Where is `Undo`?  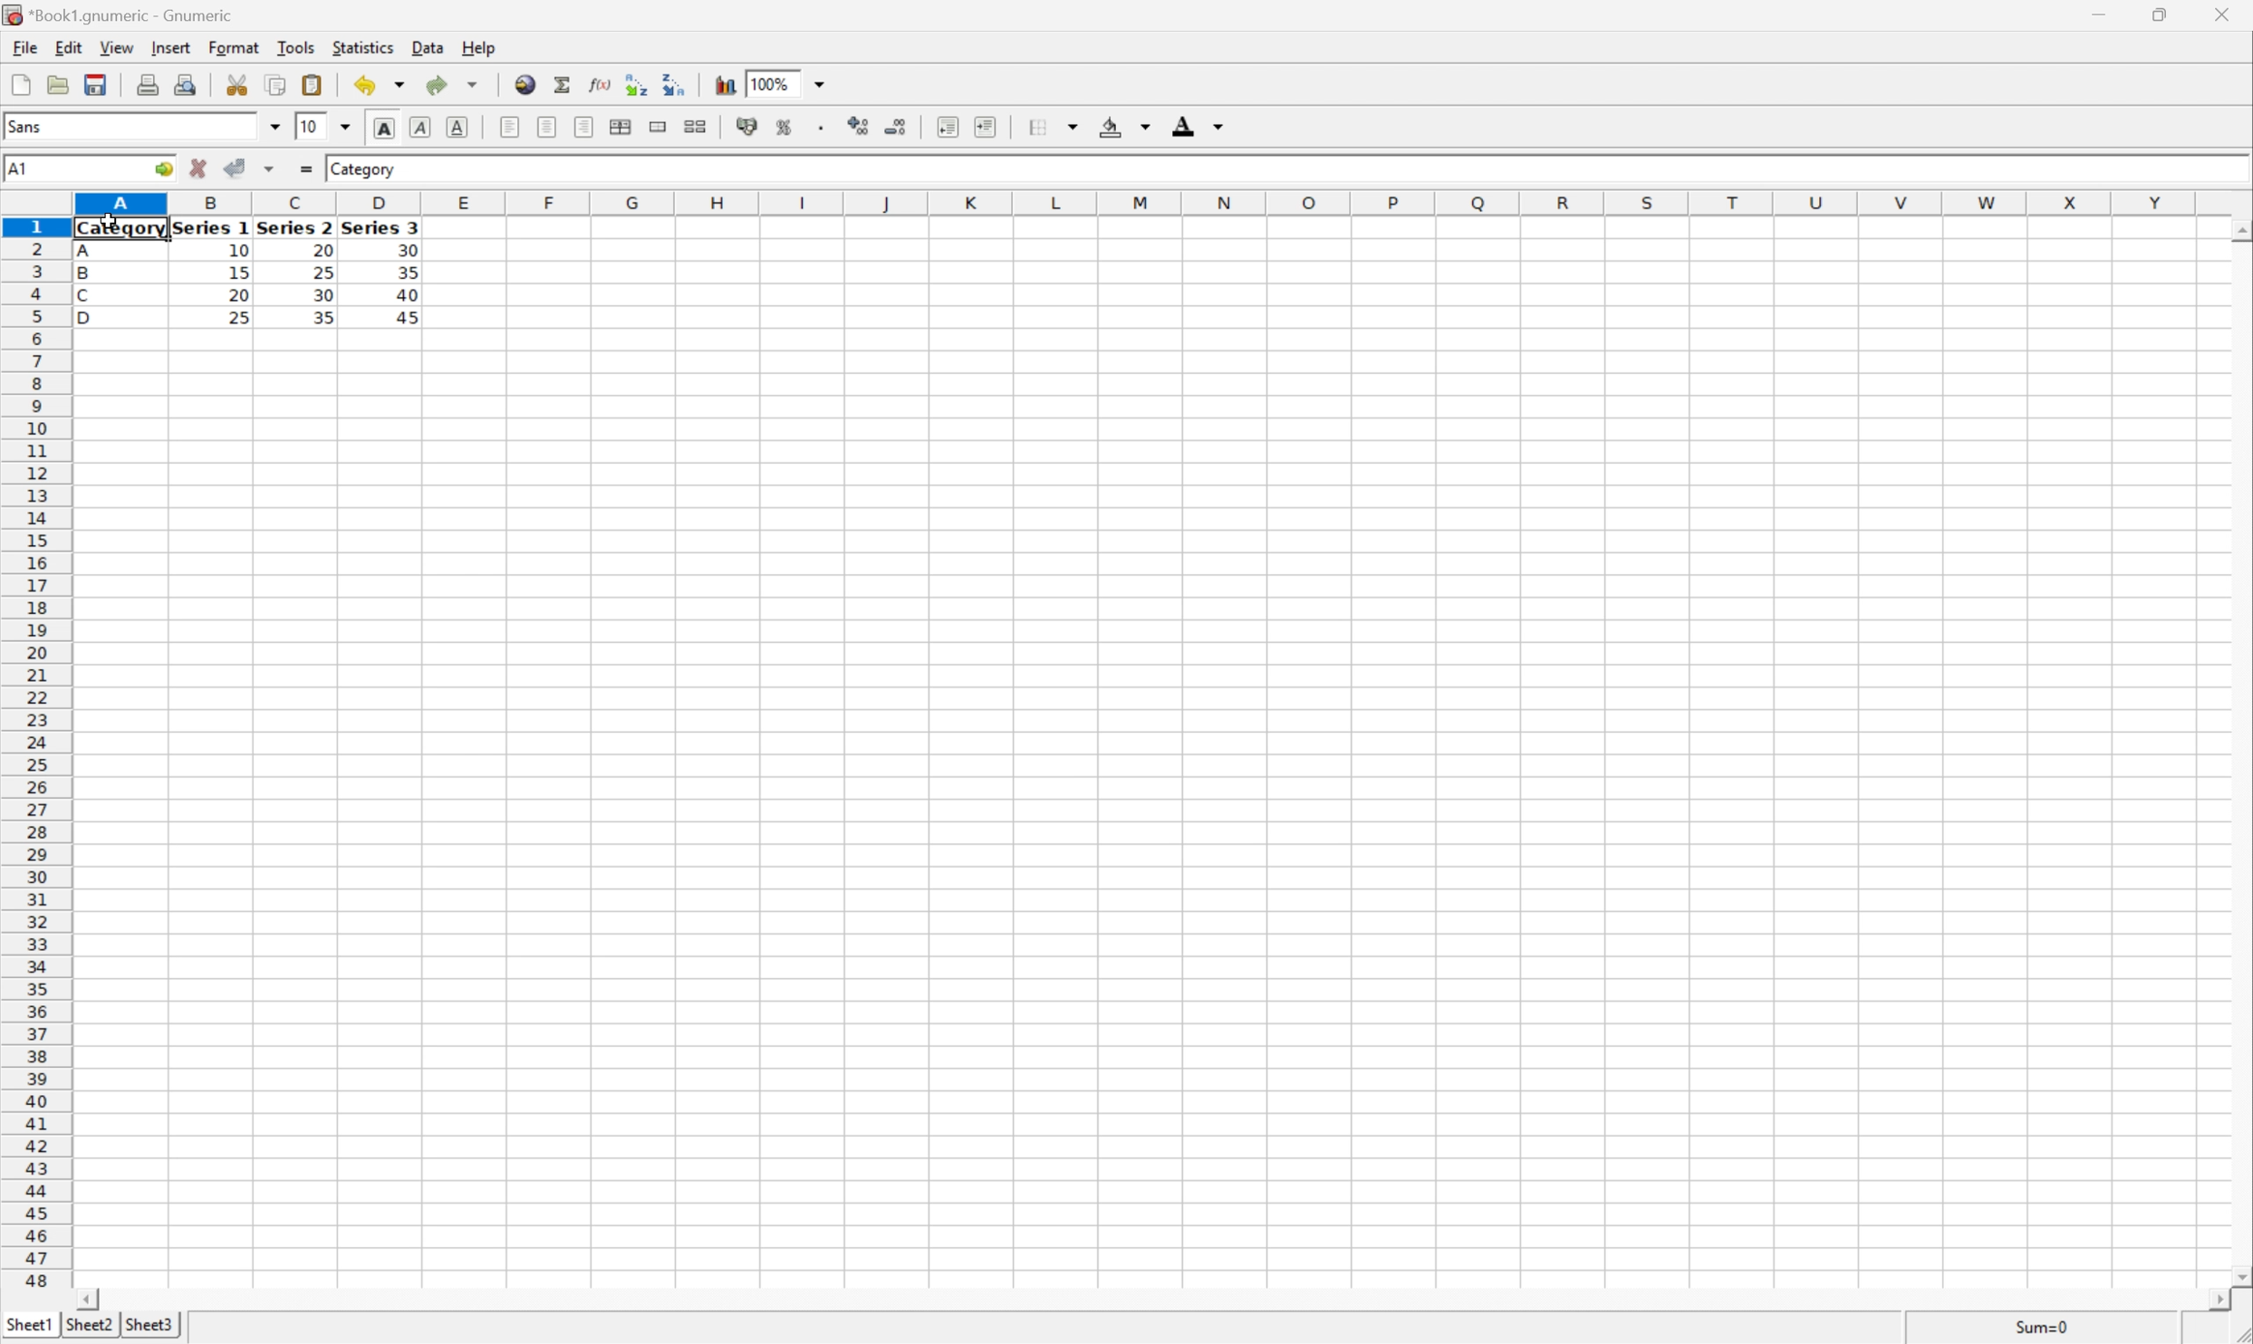 Undo is located at coordinates (380, 82).